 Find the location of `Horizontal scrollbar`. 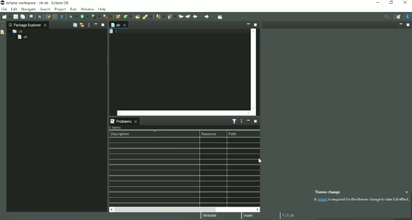

Horizontal scrollbar is located at coordinates (186, 210).